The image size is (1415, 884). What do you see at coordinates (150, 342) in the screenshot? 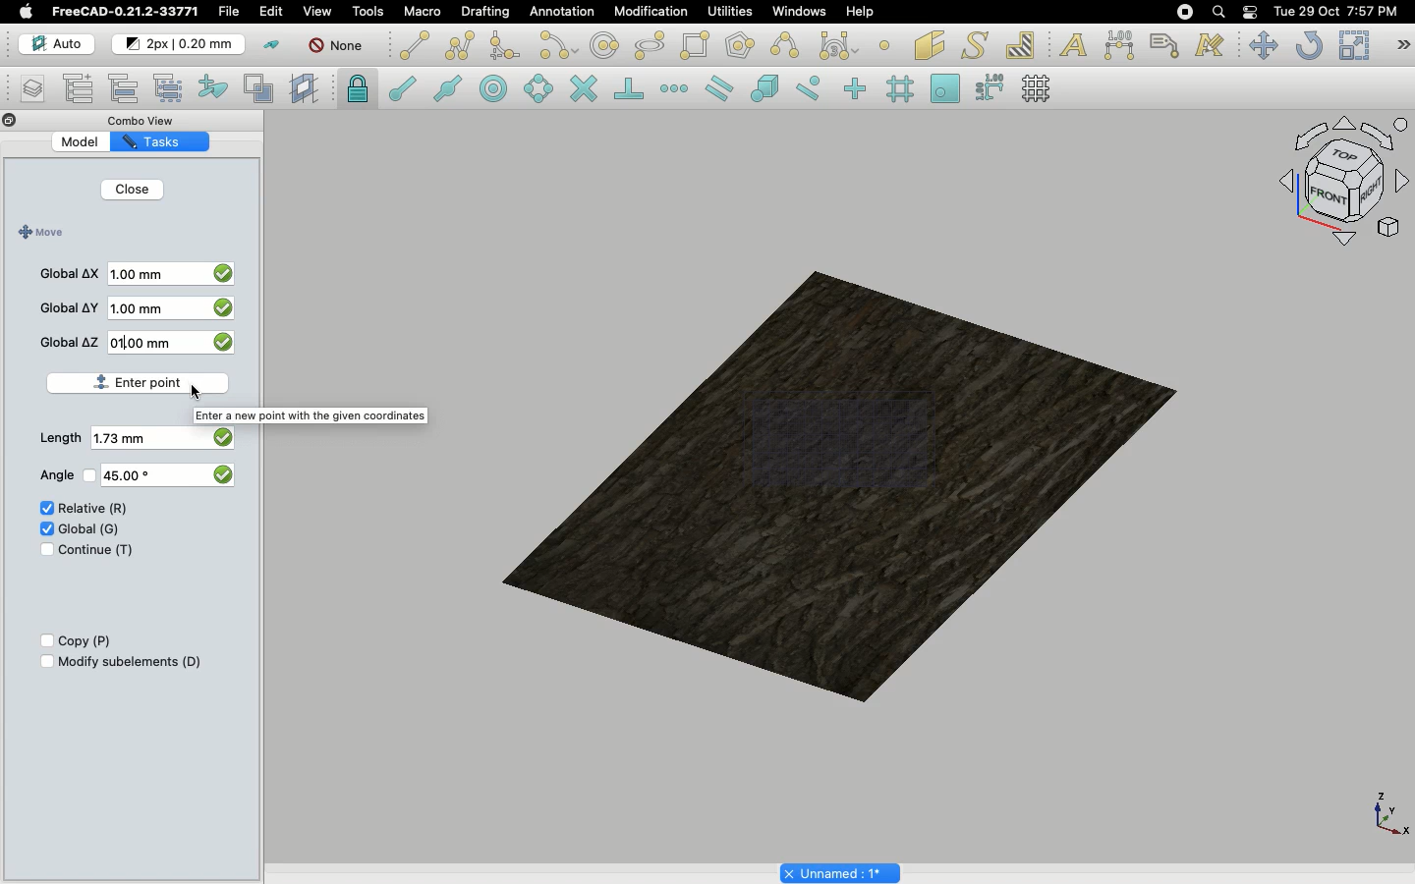
I see `1` at bounding box center [150, 342].